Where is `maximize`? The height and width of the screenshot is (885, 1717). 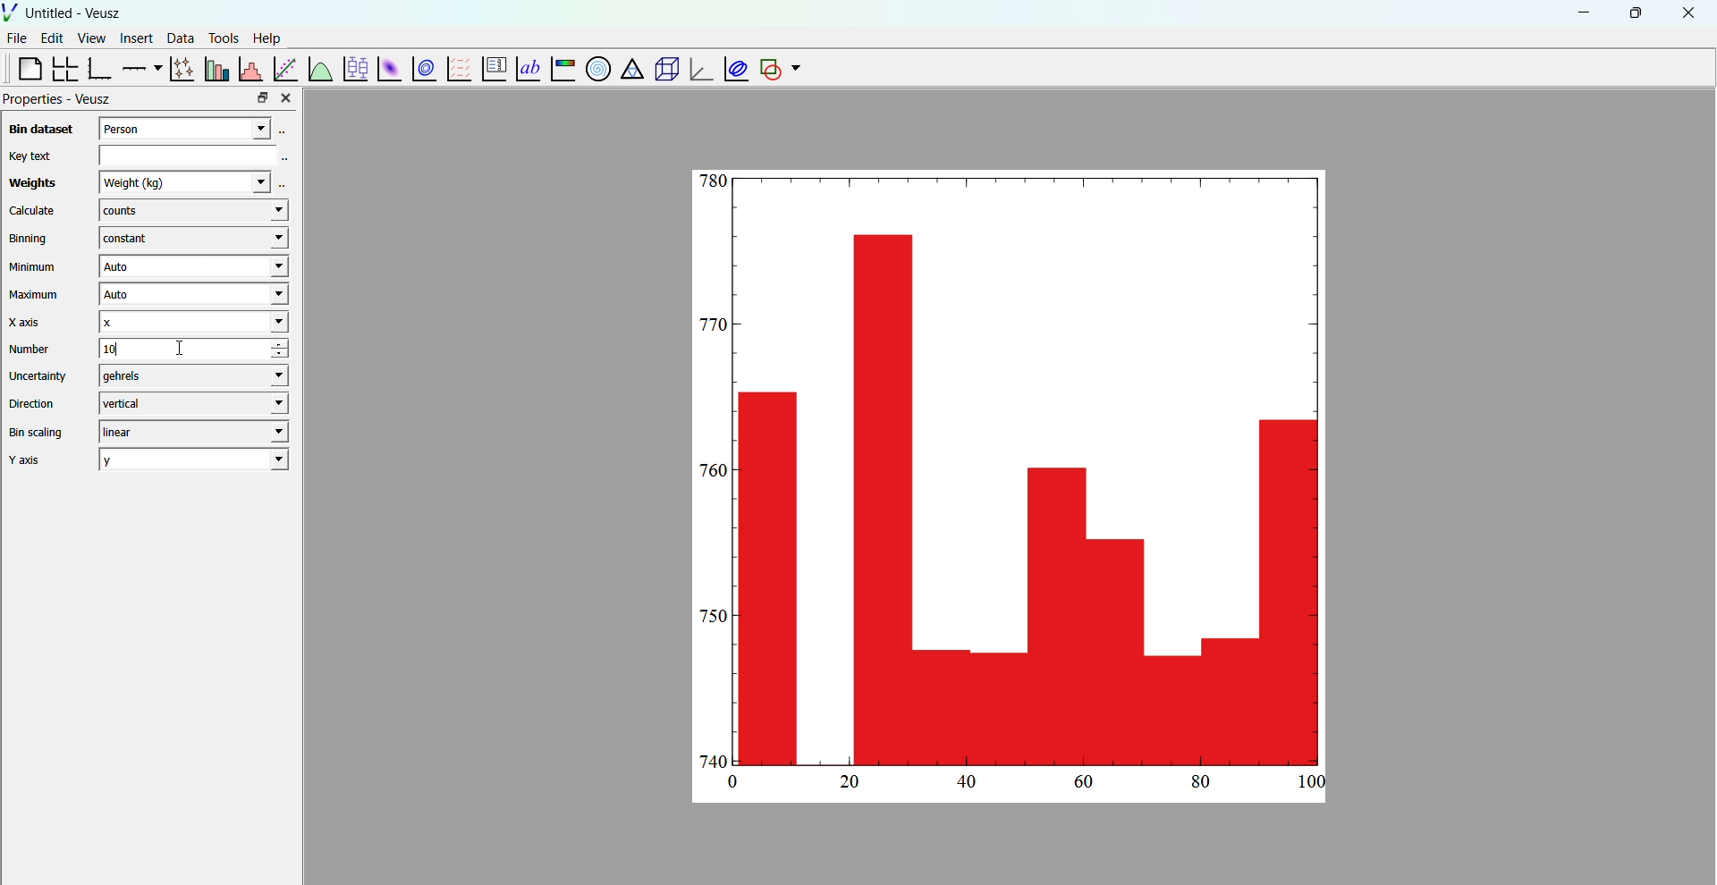
maximize is located at coordinates (1634, 12).